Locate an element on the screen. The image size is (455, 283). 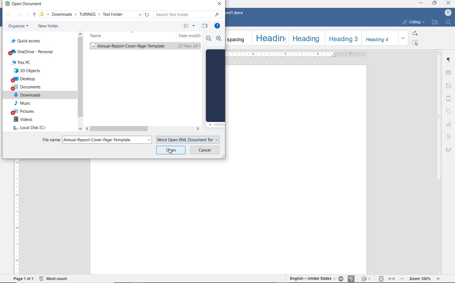
open file location is located at coordinates (435, 23).